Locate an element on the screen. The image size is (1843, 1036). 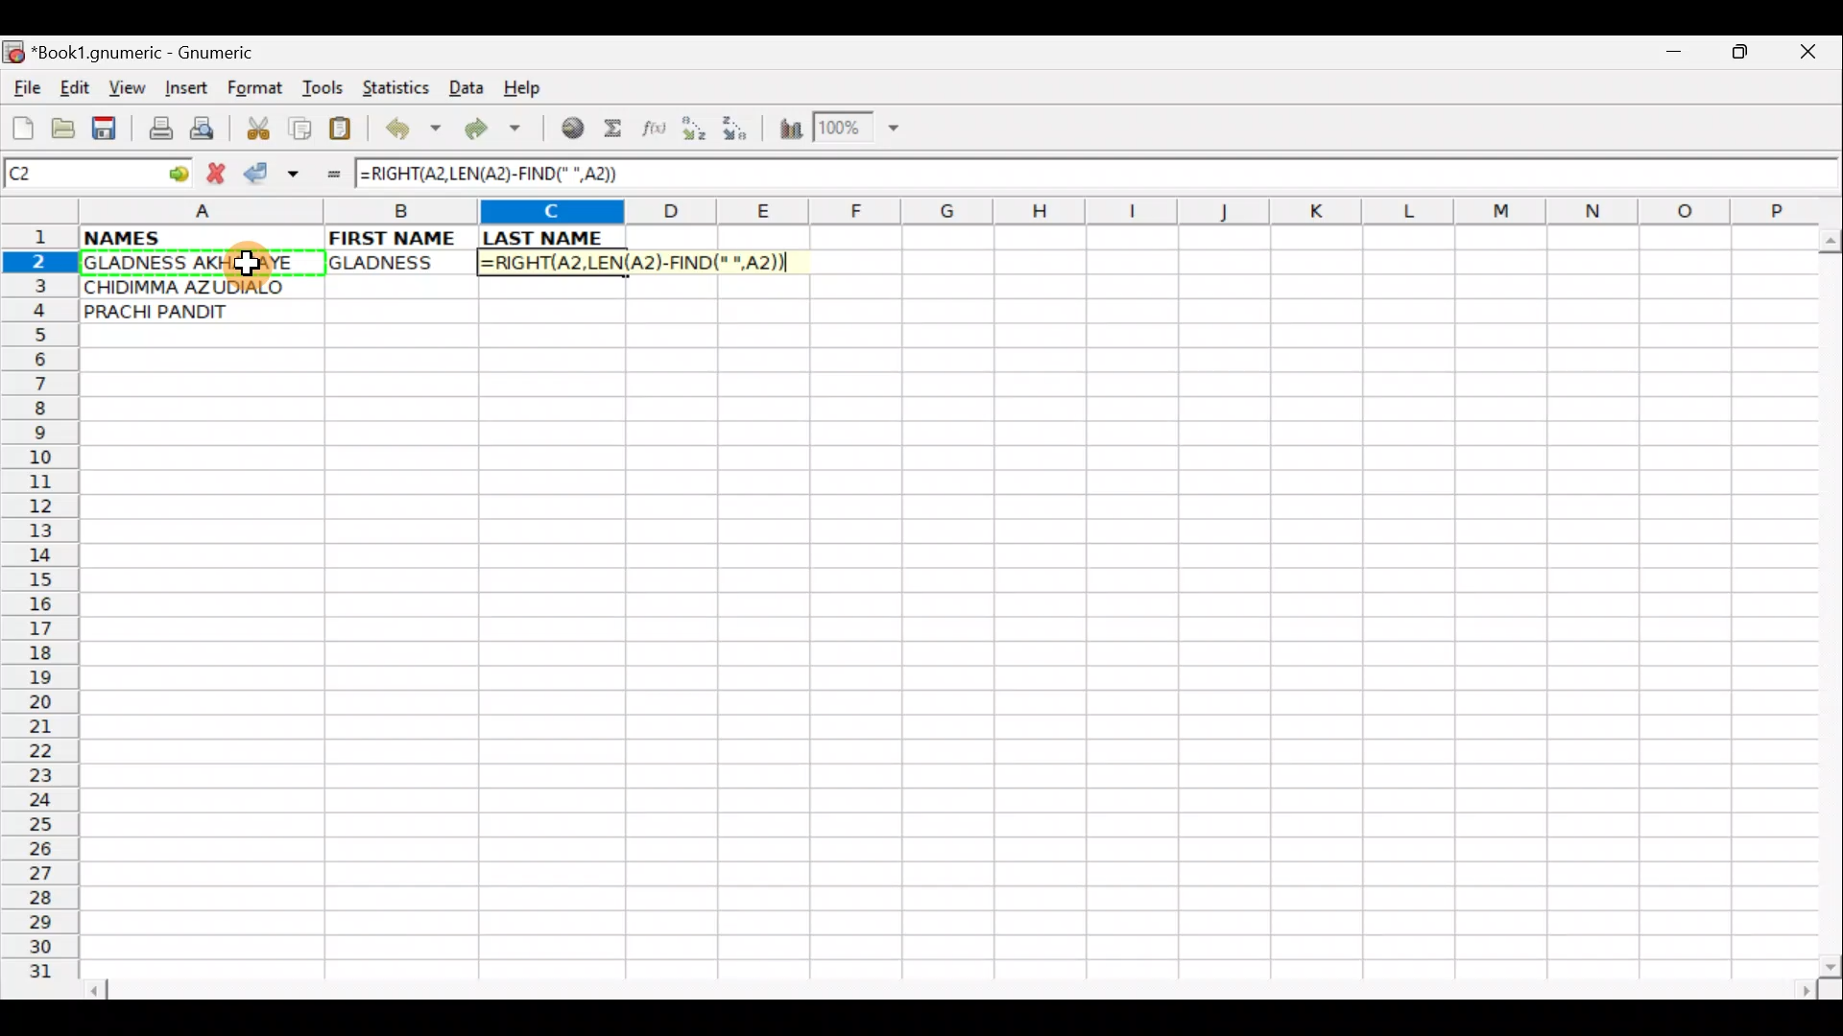
Copy selection is located at coordinates (301, 128).